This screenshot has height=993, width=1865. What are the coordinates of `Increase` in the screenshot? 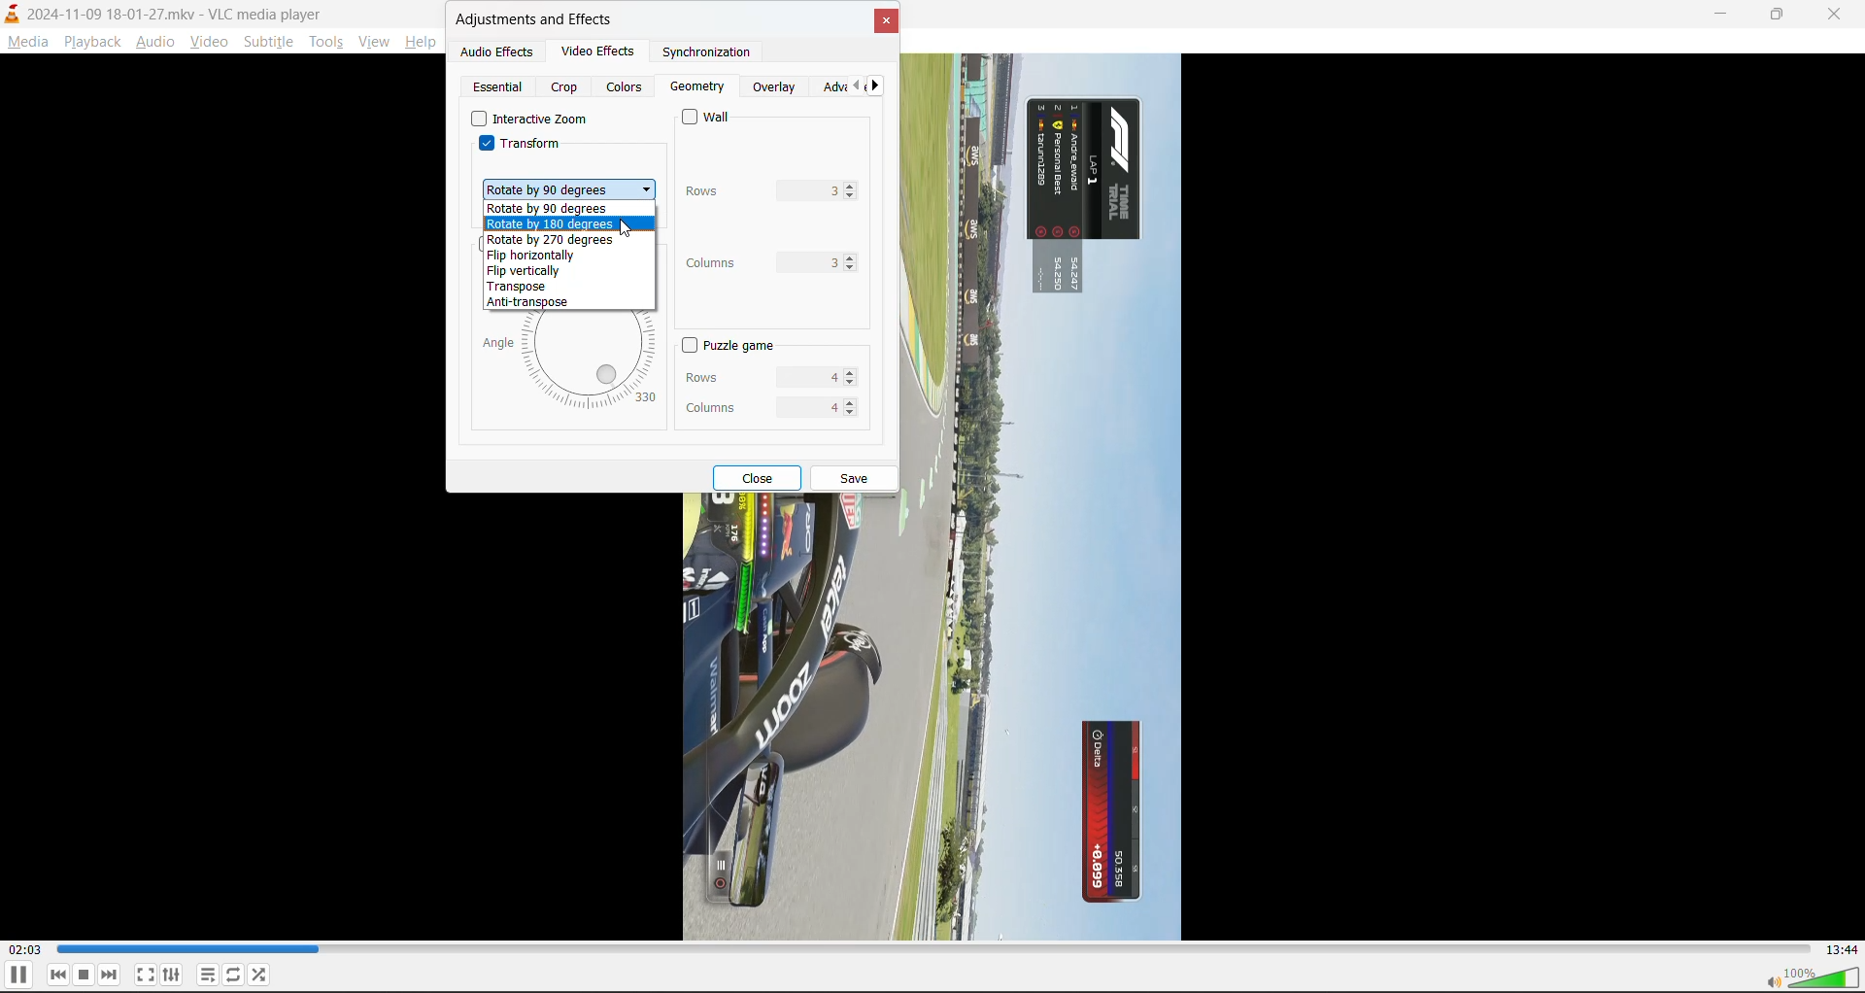 It's located at (853, 257).